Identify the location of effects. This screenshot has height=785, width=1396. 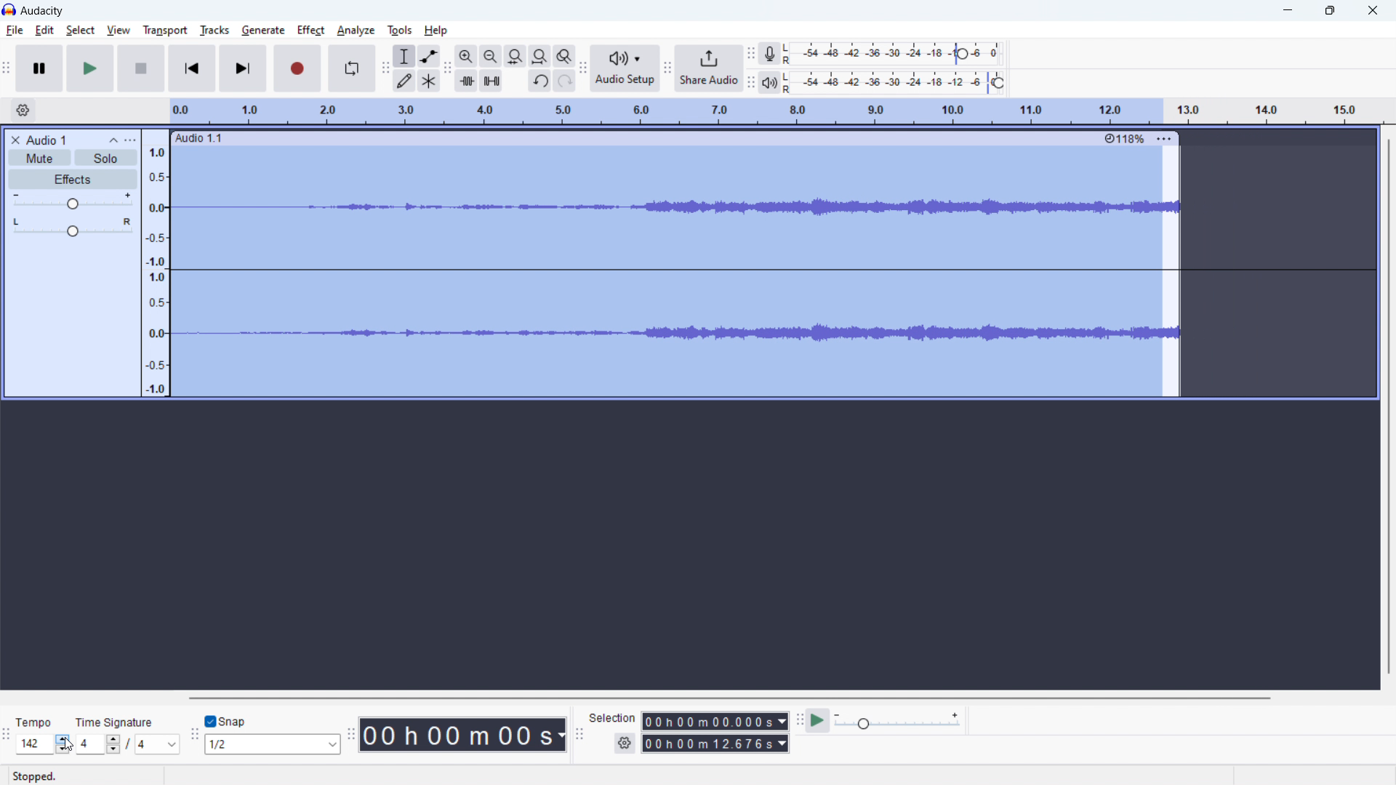
(73, 180).